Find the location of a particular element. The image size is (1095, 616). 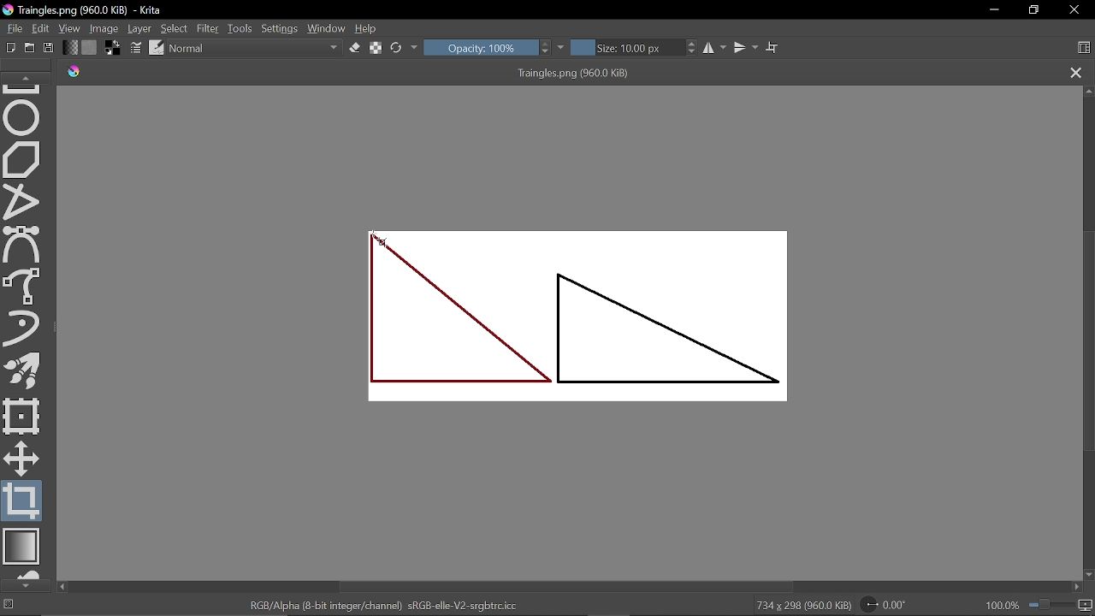

Crop tool is located at coordinates (22, 501).